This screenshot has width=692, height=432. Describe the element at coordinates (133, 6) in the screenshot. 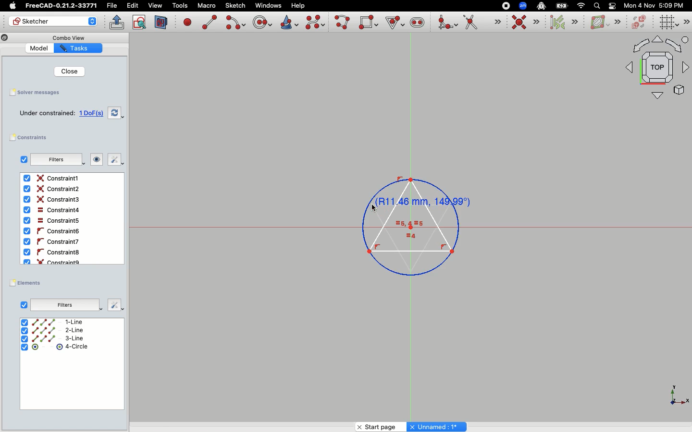

I see `Edit` at that location.